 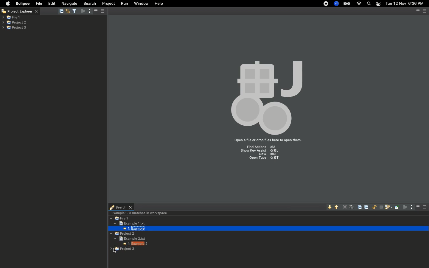 What do you see at coordinates (128, 223) in the screenshot?
I see `Text file` at bounding box center [128, 223].